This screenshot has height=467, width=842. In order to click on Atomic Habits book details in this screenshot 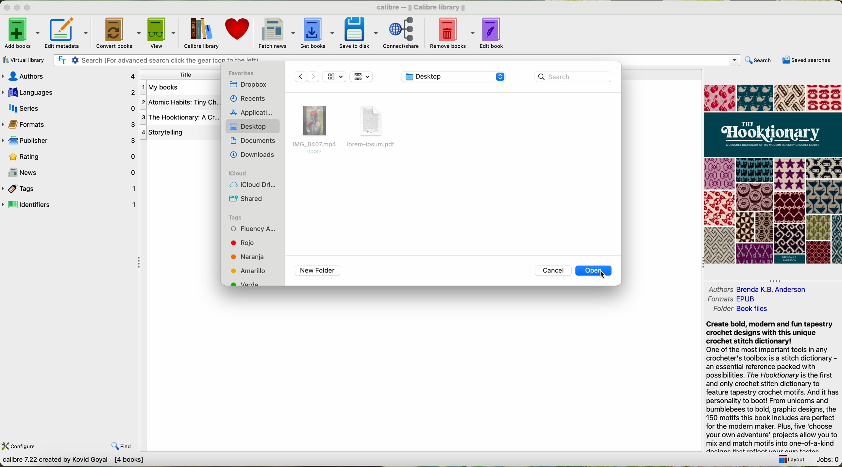, I will do `click(165, 89)`.